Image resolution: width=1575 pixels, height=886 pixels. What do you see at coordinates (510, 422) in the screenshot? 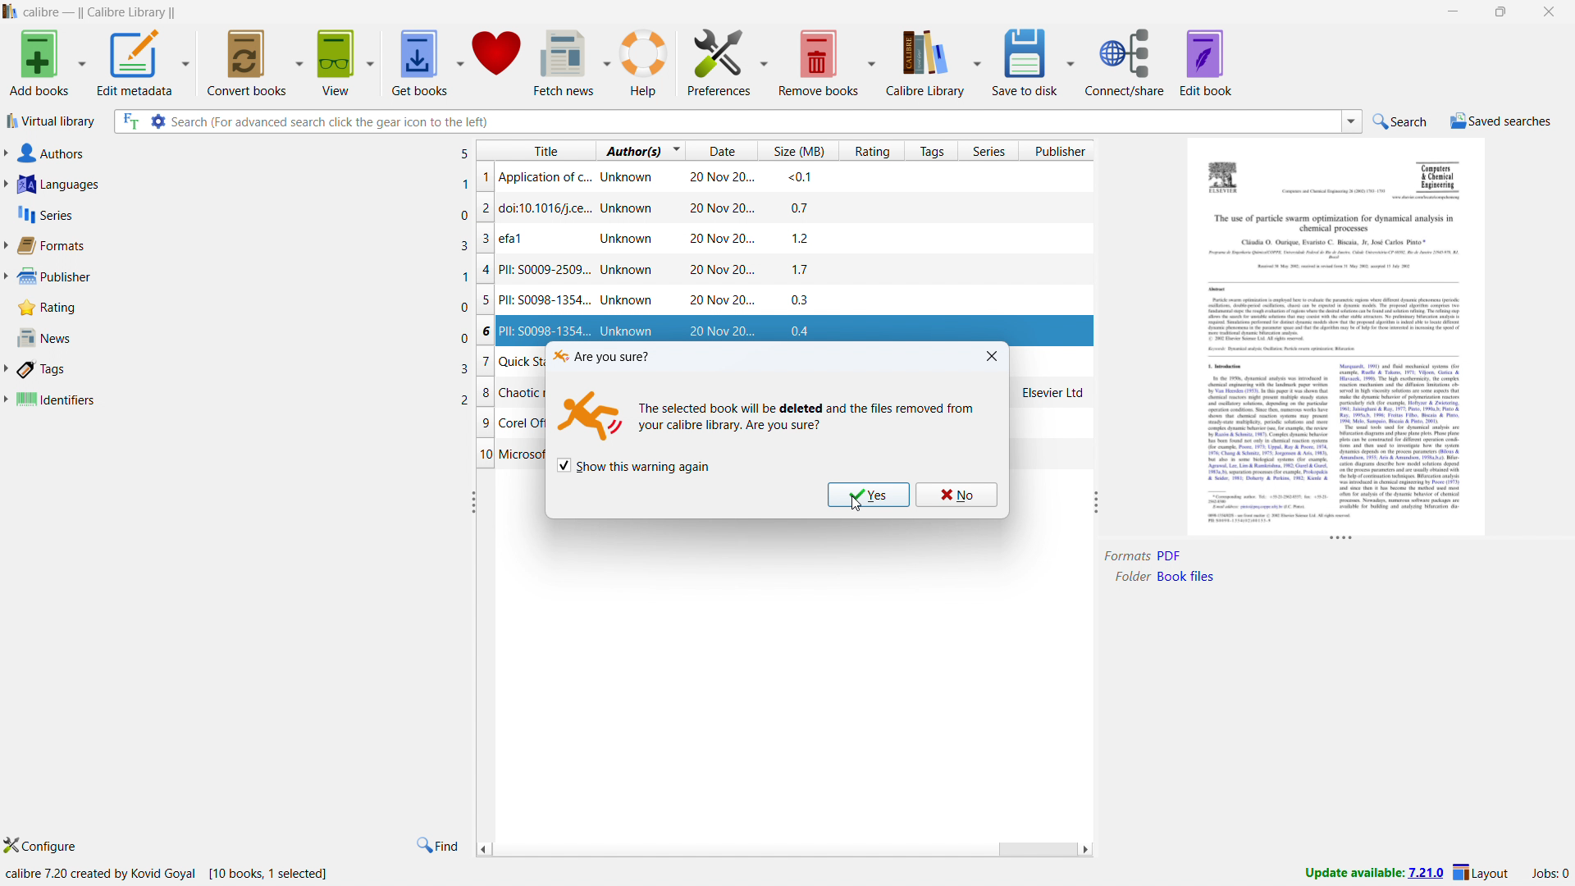
I see `Corel Office Do..` at bounding box center [510, 422].